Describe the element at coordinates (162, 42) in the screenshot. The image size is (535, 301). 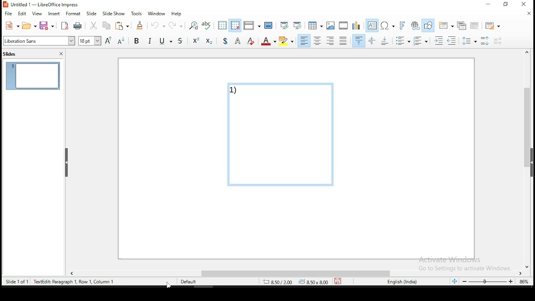
I see `underline` at that location.